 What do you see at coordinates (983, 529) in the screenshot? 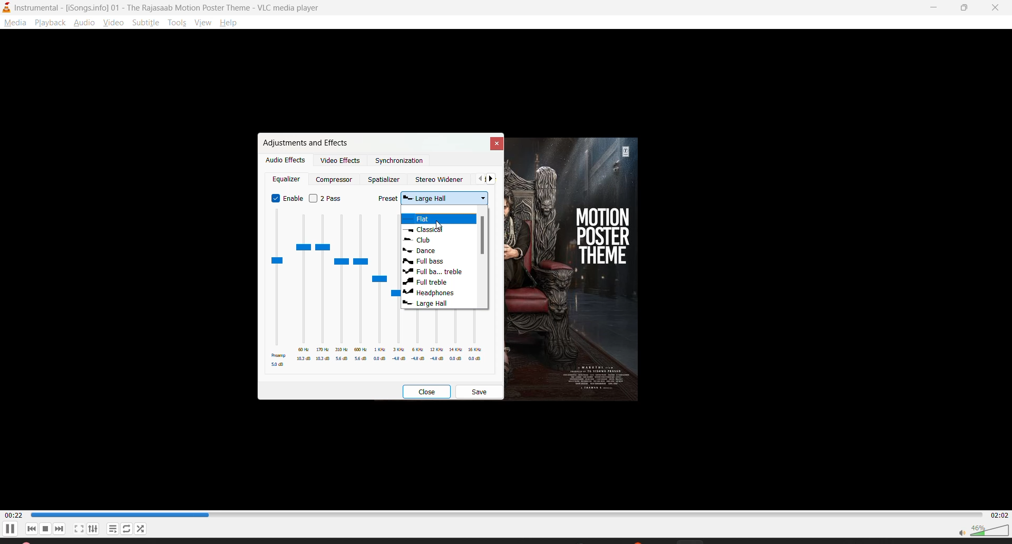
I see `volume` at bounding box center [983, 529].